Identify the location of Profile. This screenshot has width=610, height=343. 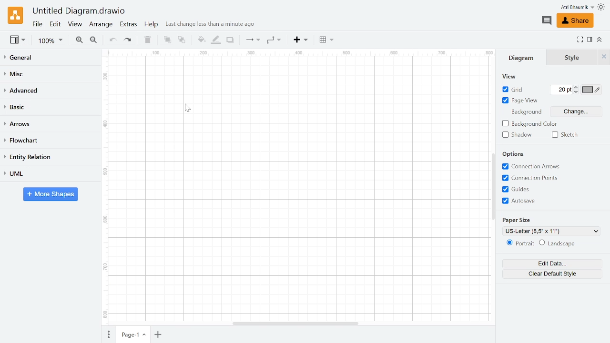
(576, 7).